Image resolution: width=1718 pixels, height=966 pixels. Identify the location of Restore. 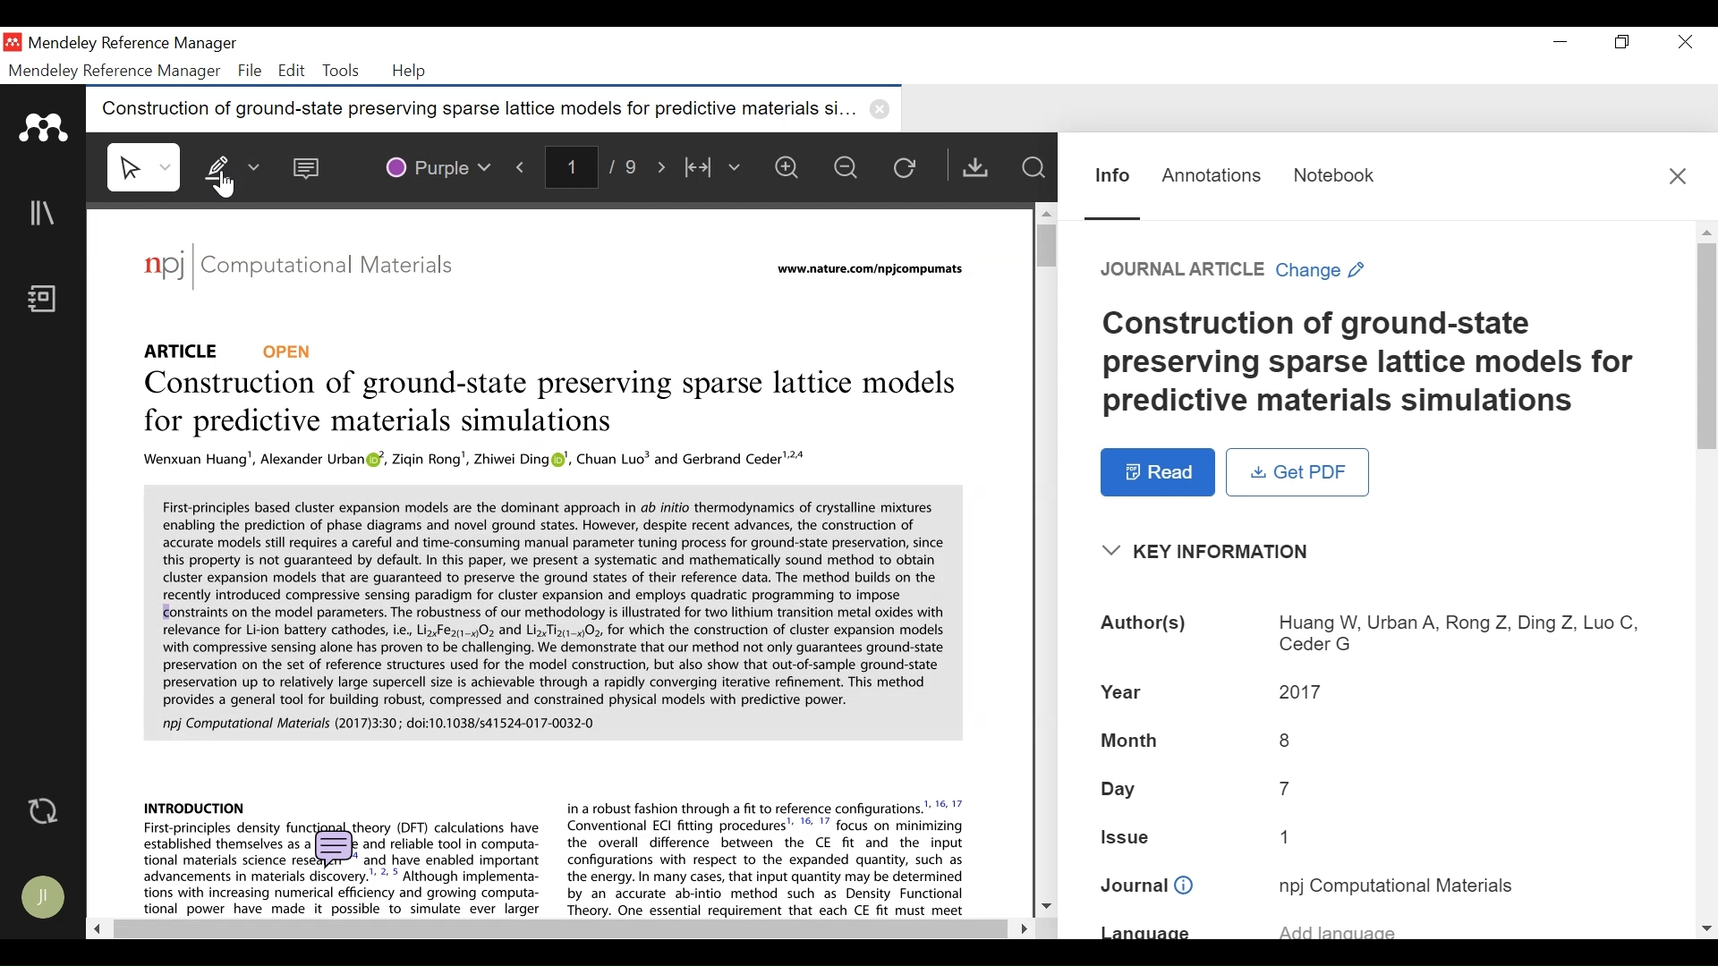
(1624, 42).